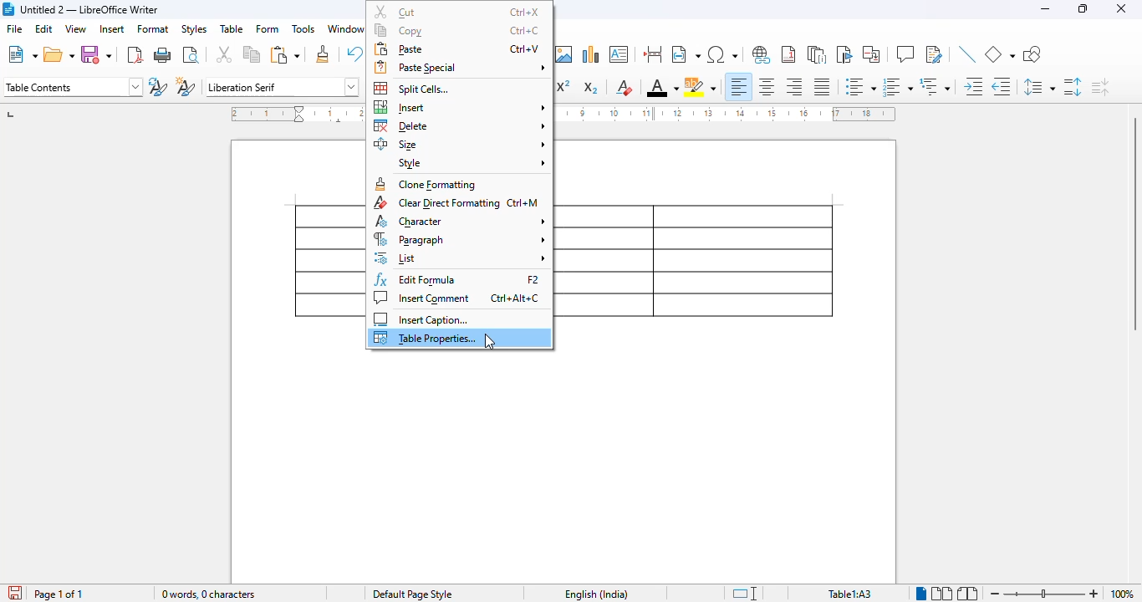  Describe the element at coordinates (850, 594) in the screenshot. I see `table1:A1` at that location.